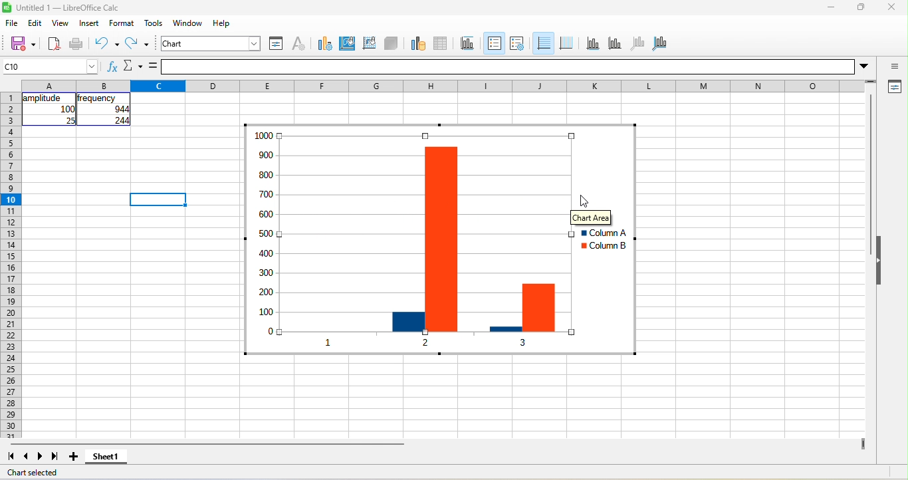 Image resolution: width=908 pixels, height=480 pixels. Describe the element at coordinates (891, 9) in the screenshot. I see `close` at that location.